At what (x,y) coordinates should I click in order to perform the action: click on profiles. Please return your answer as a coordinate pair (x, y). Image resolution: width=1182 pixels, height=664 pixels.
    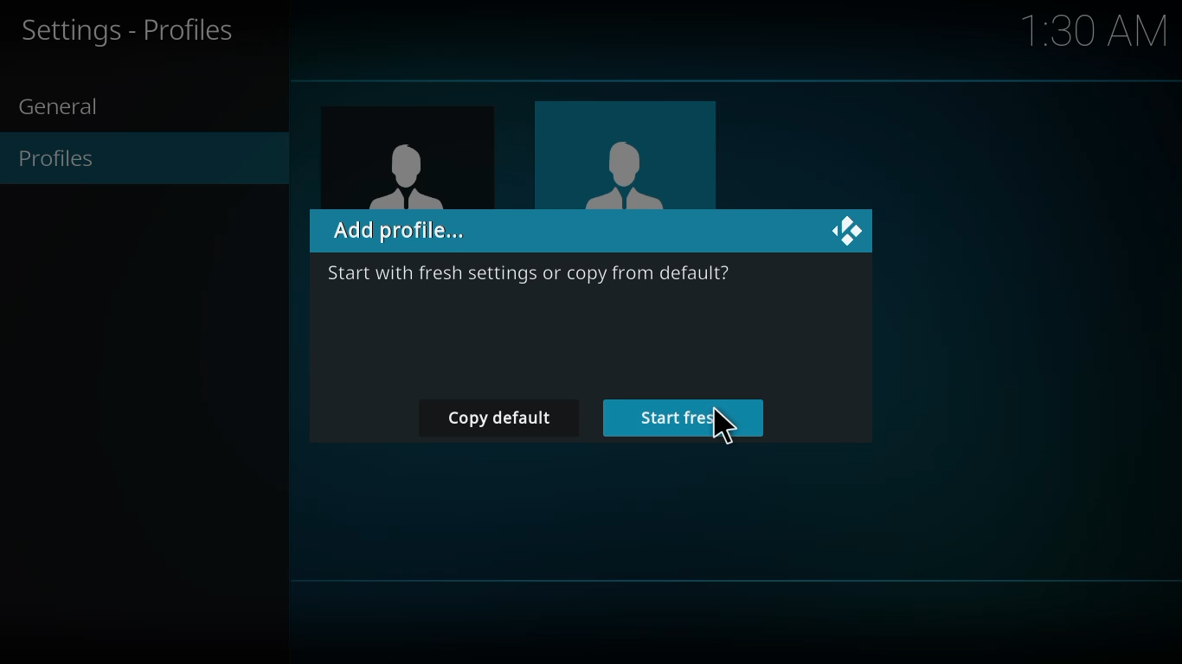
    Looking at the image, I should click on (67, 158).